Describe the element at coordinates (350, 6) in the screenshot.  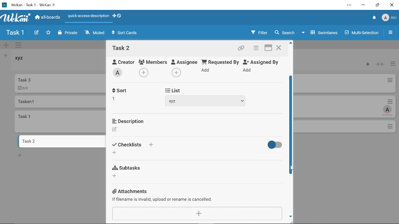
I see `Settings and other options` at that location.